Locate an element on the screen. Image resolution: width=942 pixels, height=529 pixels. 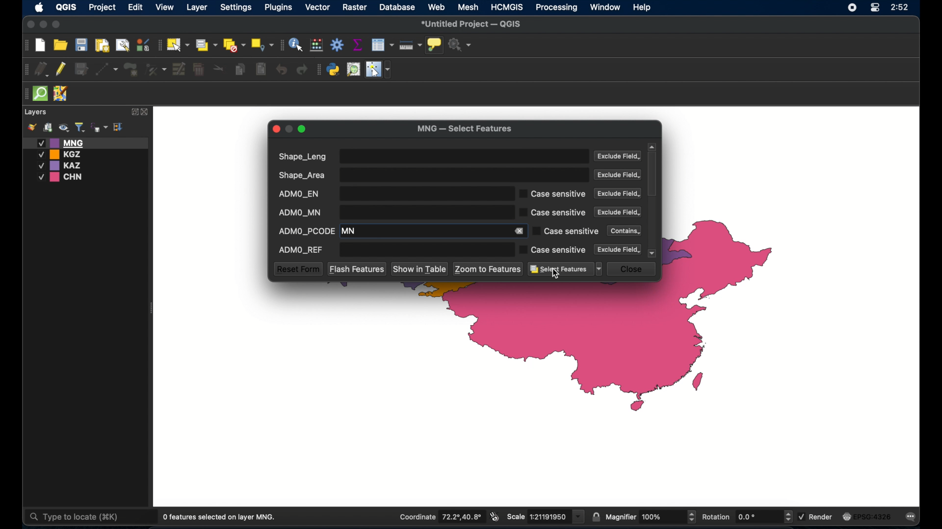
python console is located at coordinates (334, 70).